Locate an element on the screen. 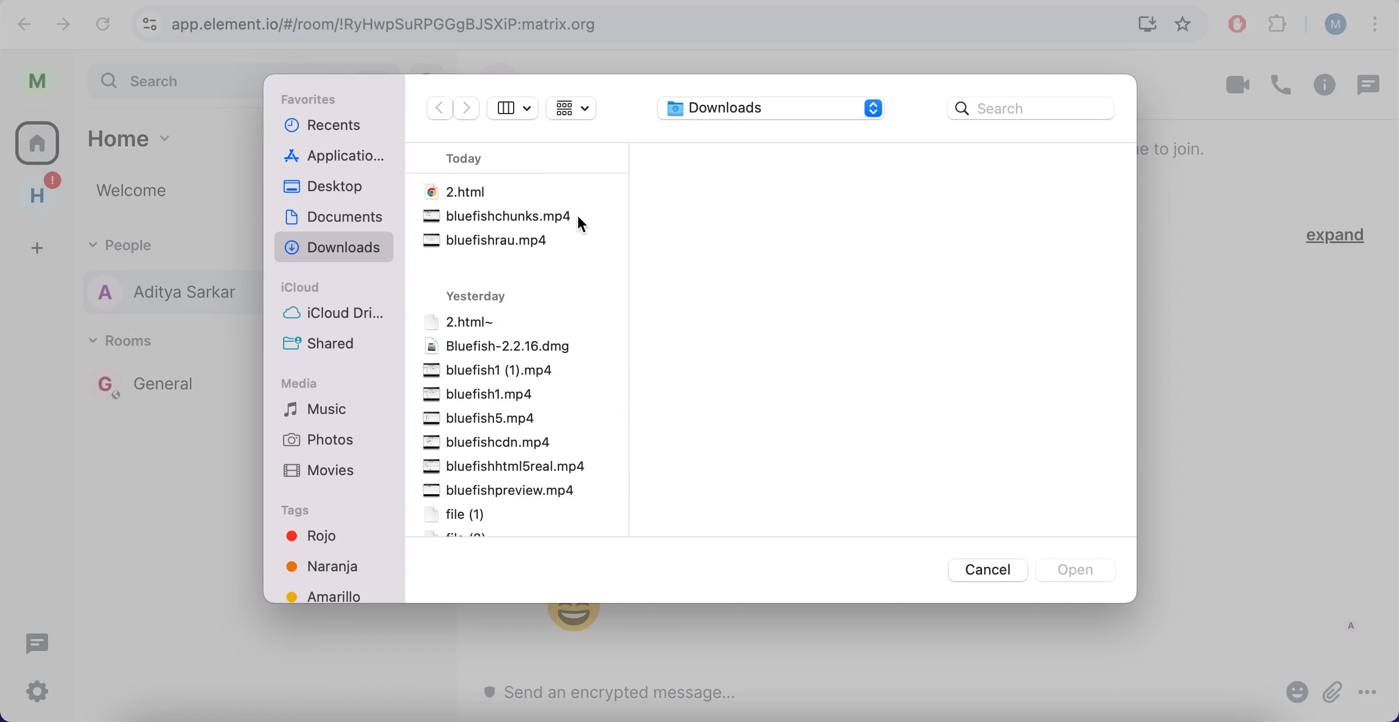  shared is located at coordinates (331, 345).